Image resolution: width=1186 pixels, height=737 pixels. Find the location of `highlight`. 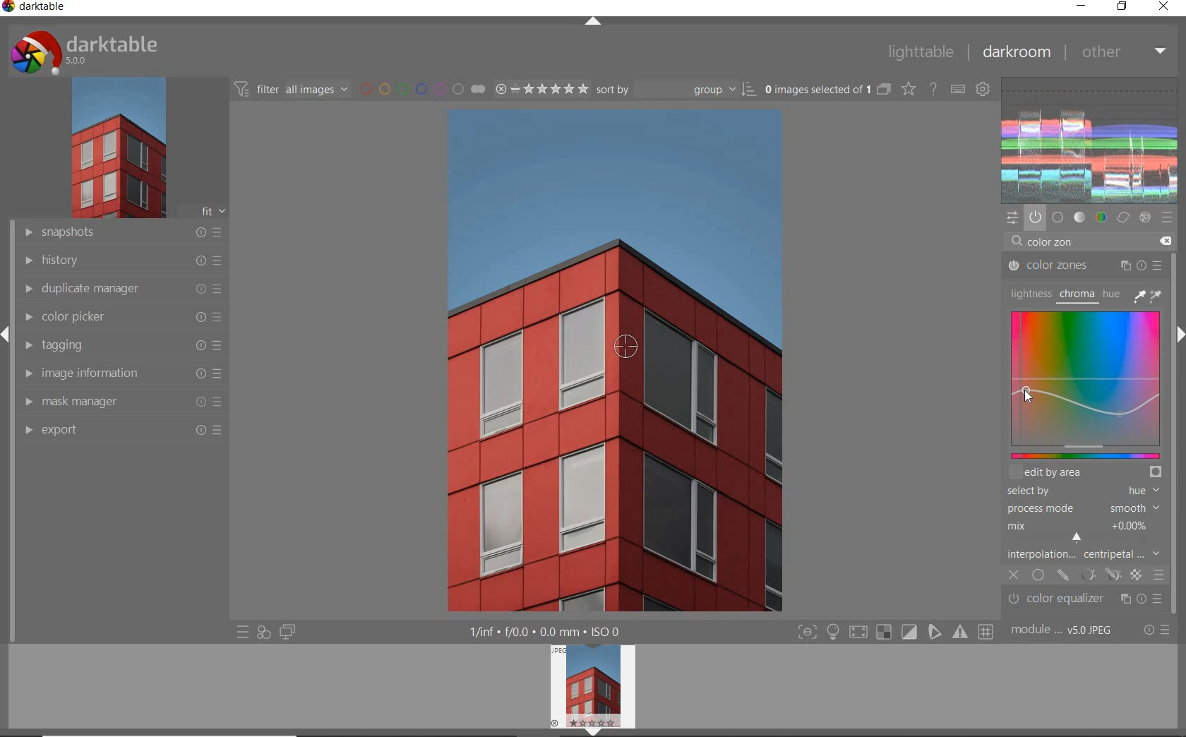

highlight is located at coordinates (834, 635).